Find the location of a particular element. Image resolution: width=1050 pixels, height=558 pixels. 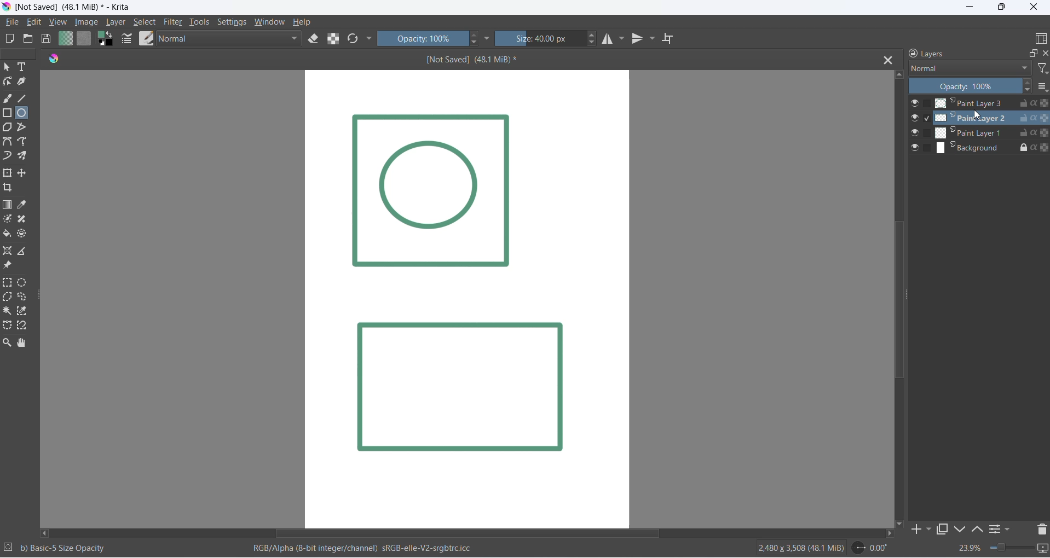

preserve alpha is located at coordinates (1040, 103).